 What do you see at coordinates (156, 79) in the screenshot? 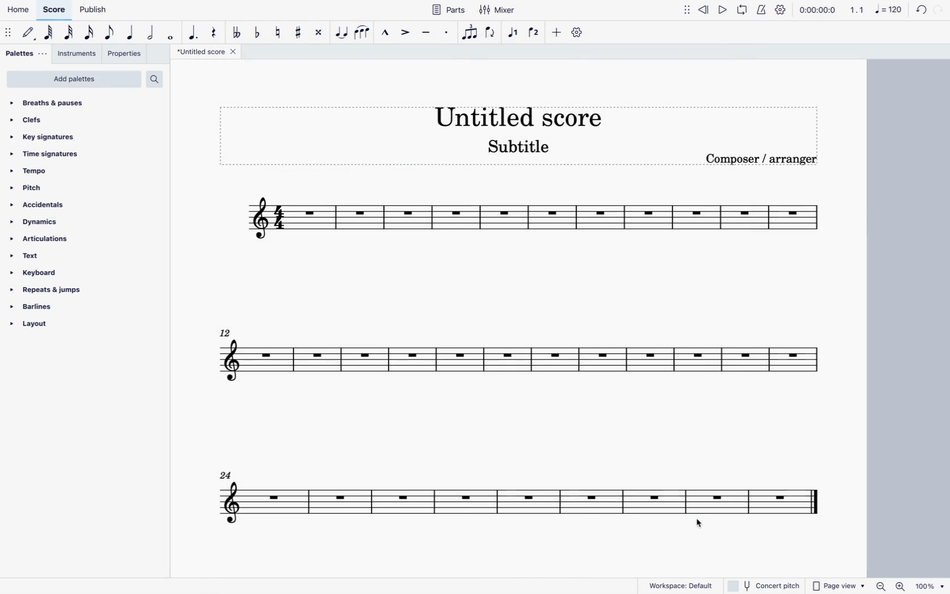
I see `search` at bounding box center [156, 79].